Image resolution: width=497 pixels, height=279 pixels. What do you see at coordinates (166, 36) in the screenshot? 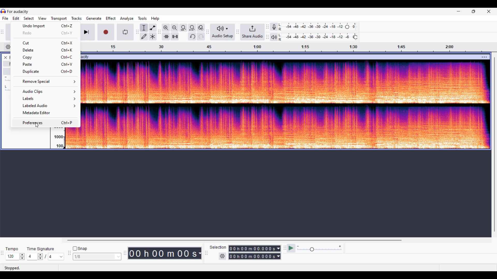
I see `Trim audio outside selection` at bounding box center [166, 36].